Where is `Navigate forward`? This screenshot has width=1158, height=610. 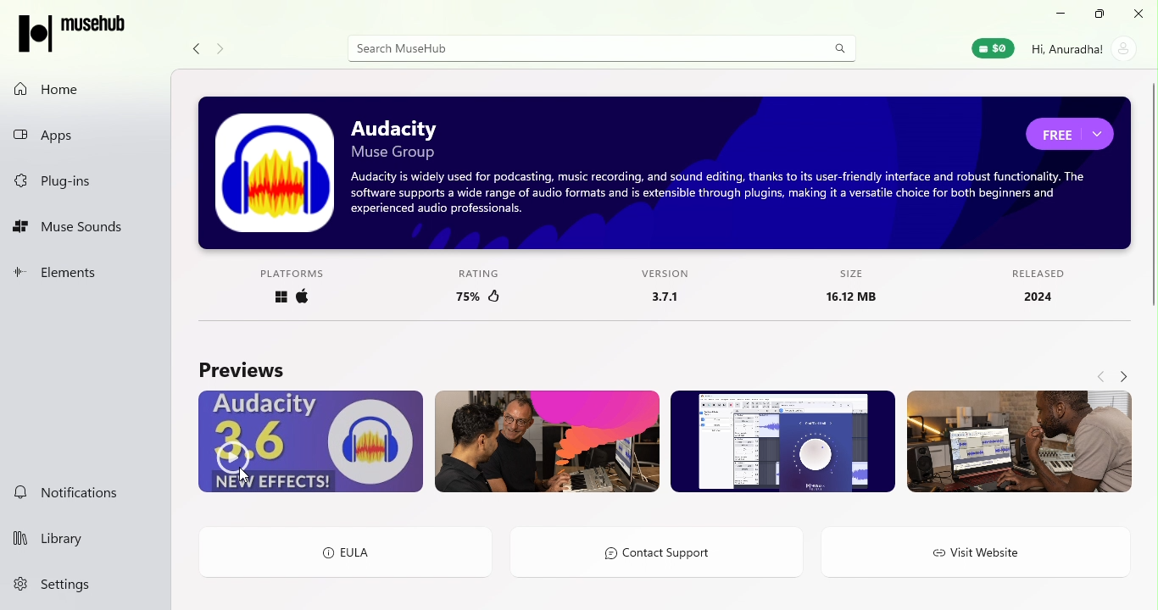 Navigate forward is located at coordinates (222, 49).